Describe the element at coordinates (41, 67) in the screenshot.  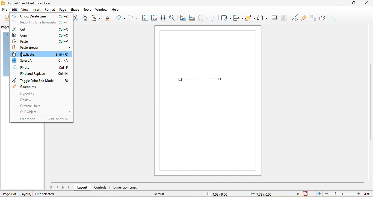
I see `find` at that location.